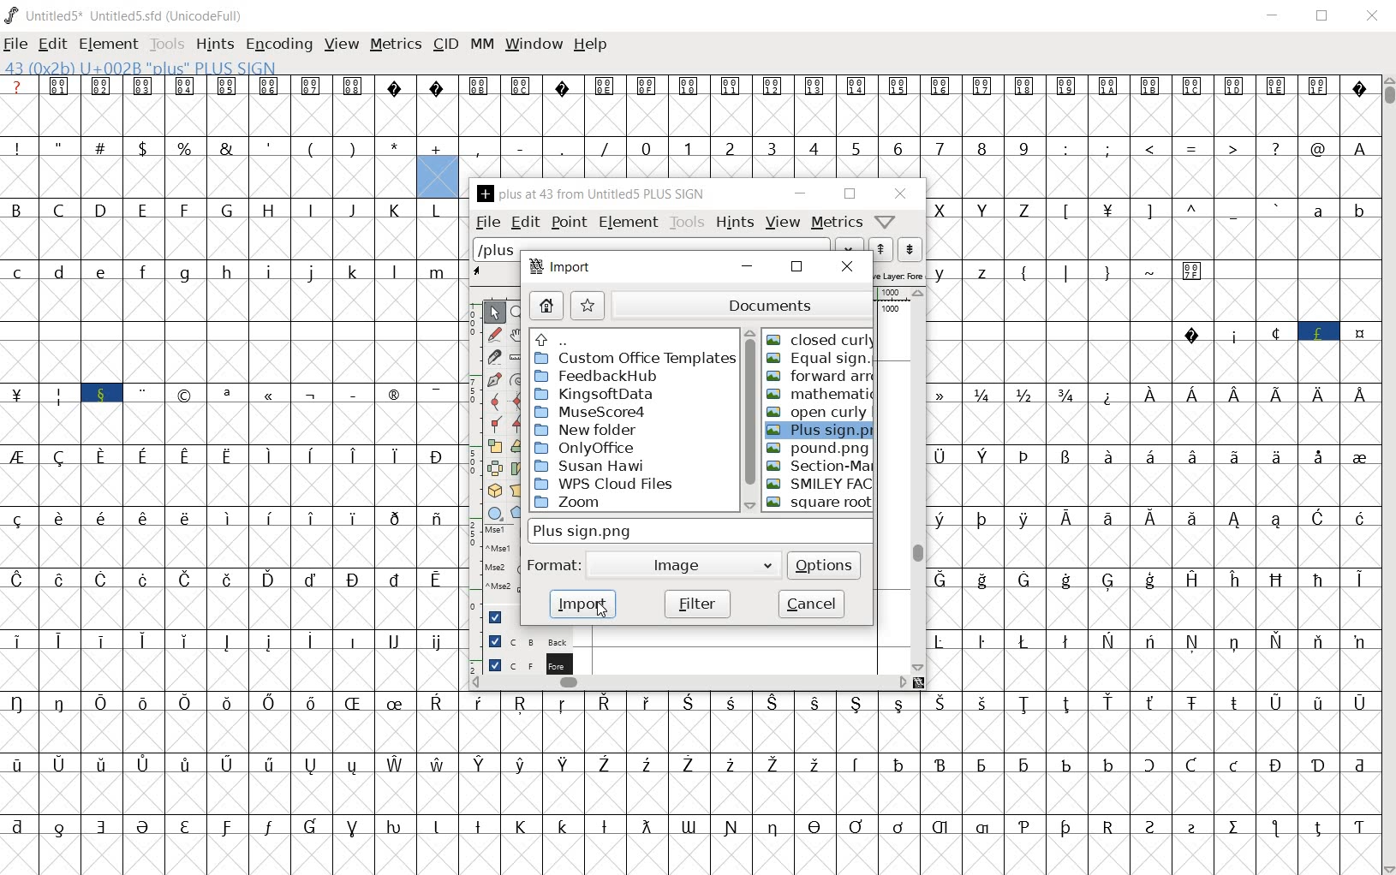 This screenshot has width=1396, height=875. I want to click on special characters, so click(1274, 353).